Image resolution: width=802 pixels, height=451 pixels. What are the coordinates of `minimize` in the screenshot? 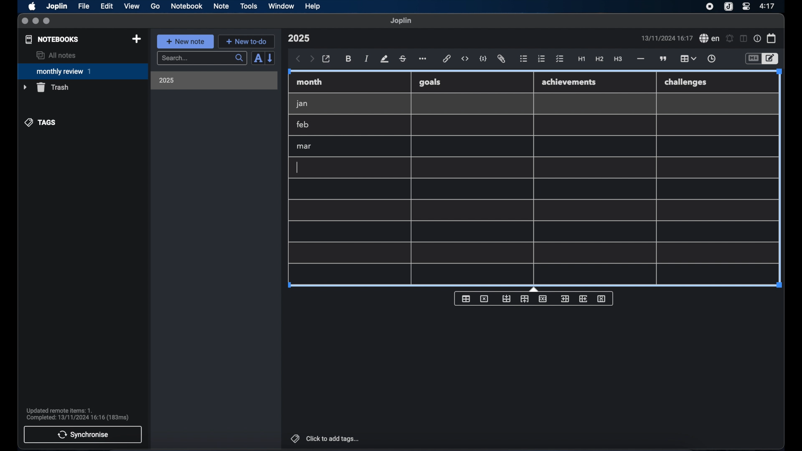 It's located at (36, 21).